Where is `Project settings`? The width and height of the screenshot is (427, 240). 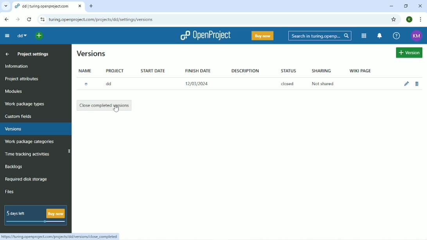
Project settings is located at coordinates (34, 55).